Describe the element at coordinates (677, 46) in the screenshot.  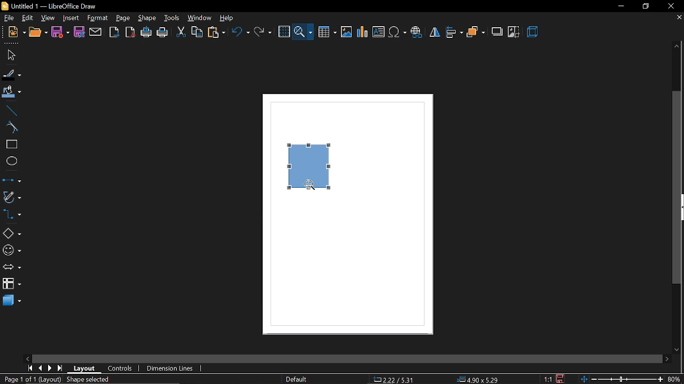
I see `move up` at that location.